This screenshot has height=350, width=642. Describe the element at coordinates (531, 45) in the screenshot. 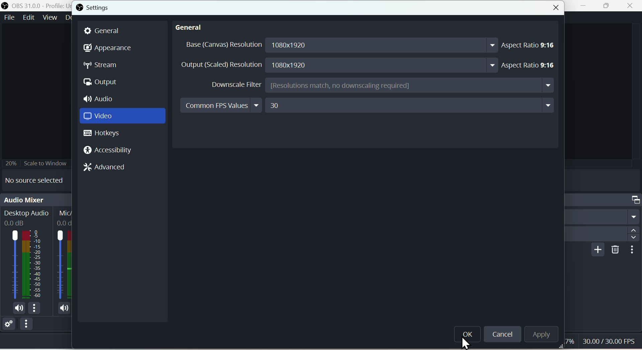

I see `Aspect ratio 9:16` at that location.